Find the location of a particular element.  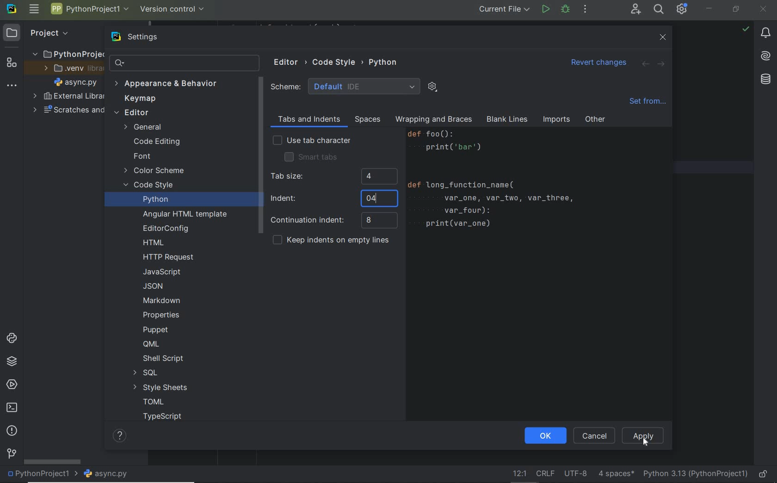

python packages is located at coordinates (13, 363).